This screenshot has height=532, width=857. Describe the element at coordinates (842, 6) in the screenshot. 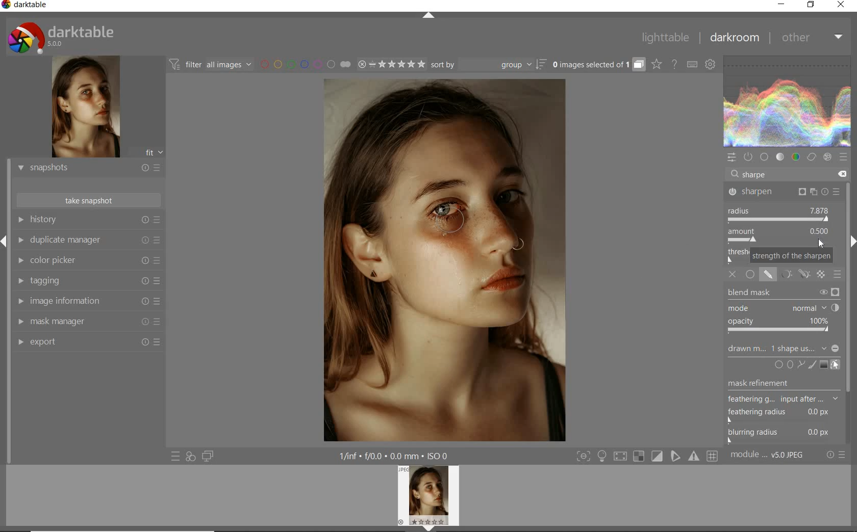

I see `close` at that location.